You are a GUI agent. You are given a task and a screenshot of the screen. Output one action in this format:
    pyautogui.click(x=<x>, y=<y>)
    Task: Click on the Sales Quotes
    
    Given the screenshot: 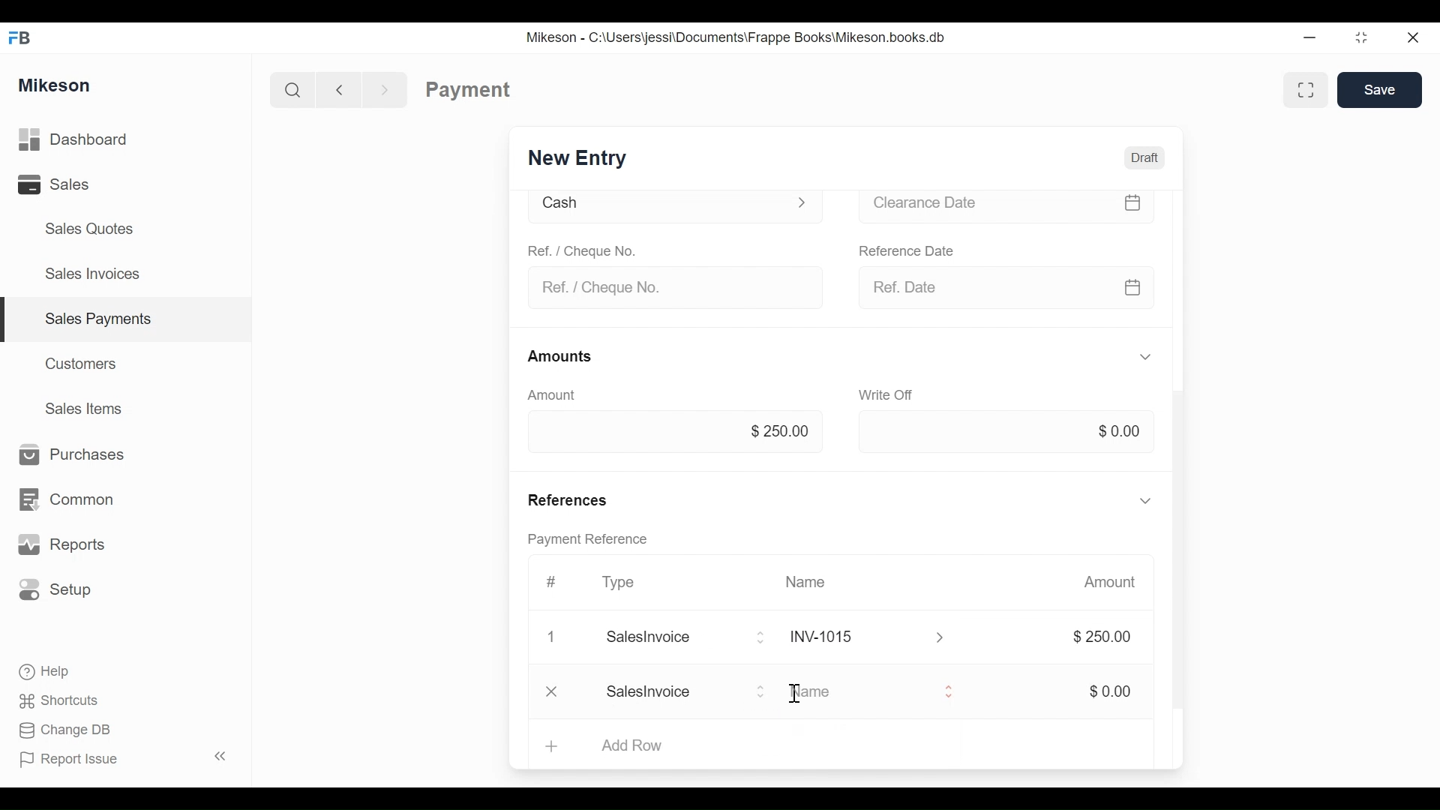 What is the action you would take?
    pyautogui.click(x=82, y=229)
    